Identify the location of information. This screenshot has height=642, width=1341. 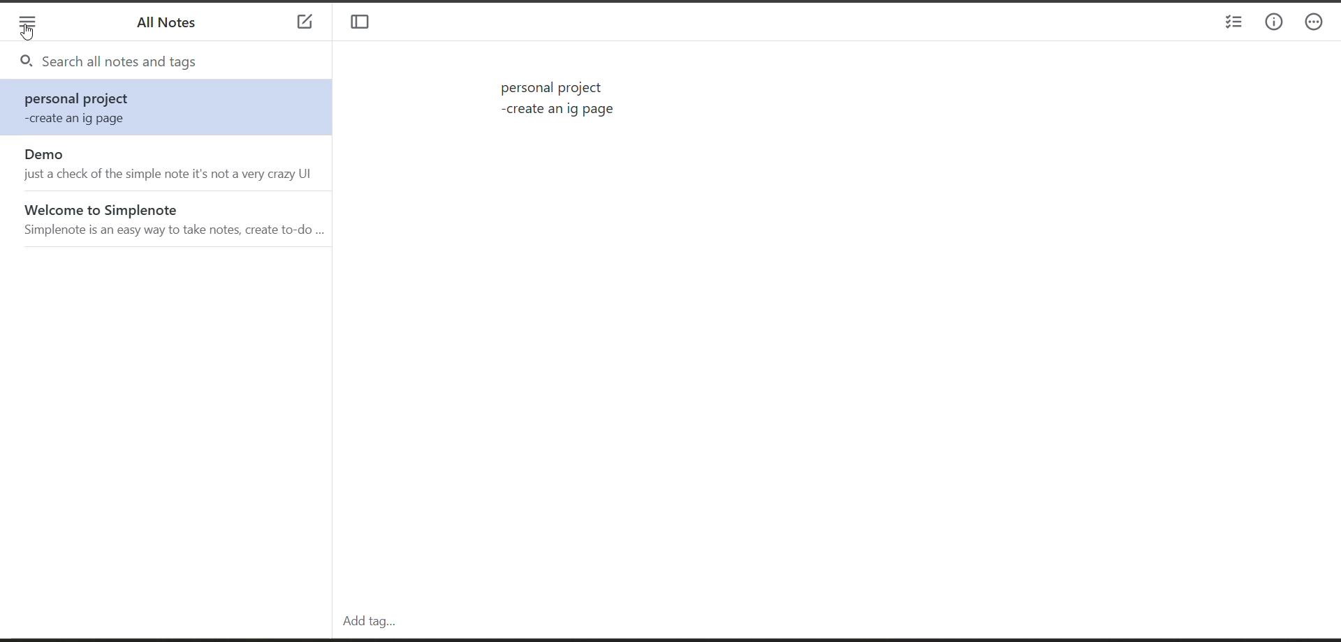
(1275, 23).